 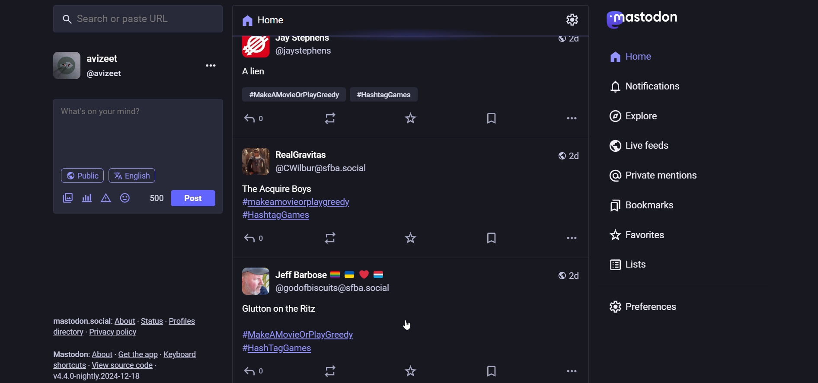 What do you see at coordinates (183, 320) in the screenshot?
I see `profiles` at bounding box center [183, 320].